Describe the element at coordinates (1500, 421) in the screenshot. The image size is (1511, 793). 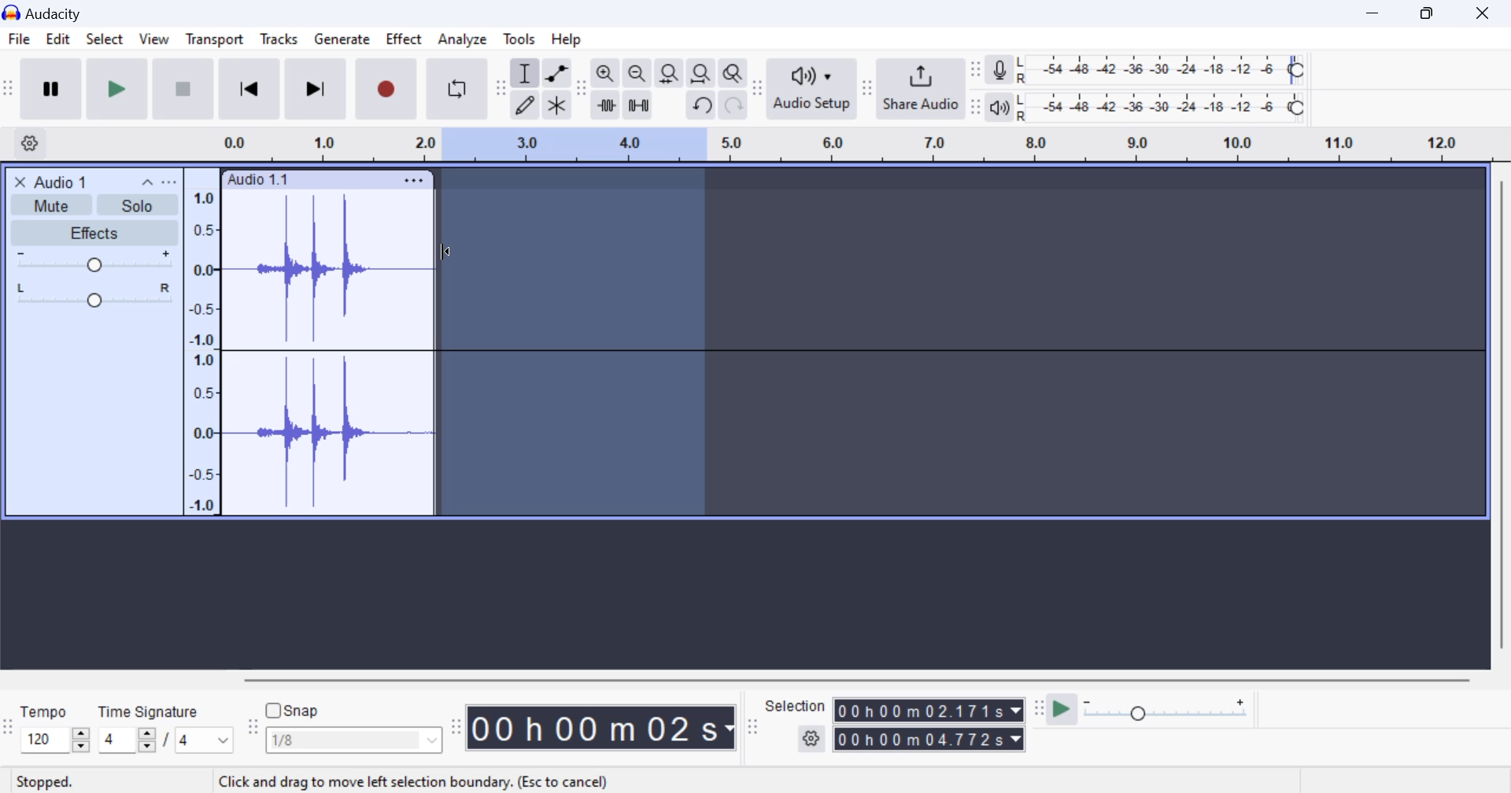
I see `vertical scrollbar` at that location.